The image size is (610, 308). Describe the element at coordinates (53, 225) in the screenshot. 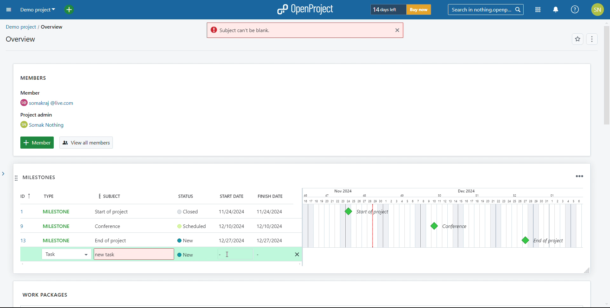

I see `set type` at that location.